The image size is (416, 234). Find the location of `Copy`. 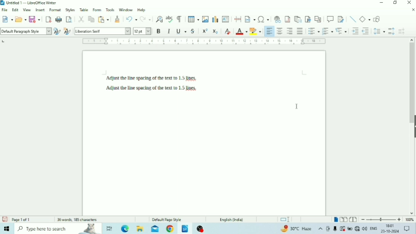

Copy is located at coordinates (91, 19).